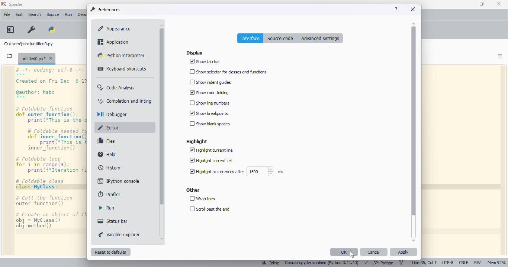 The height and width of the screenshot is (267, 508). Describe the element at coordinates (396, 9) in the screenshot. I see `help` at that location.